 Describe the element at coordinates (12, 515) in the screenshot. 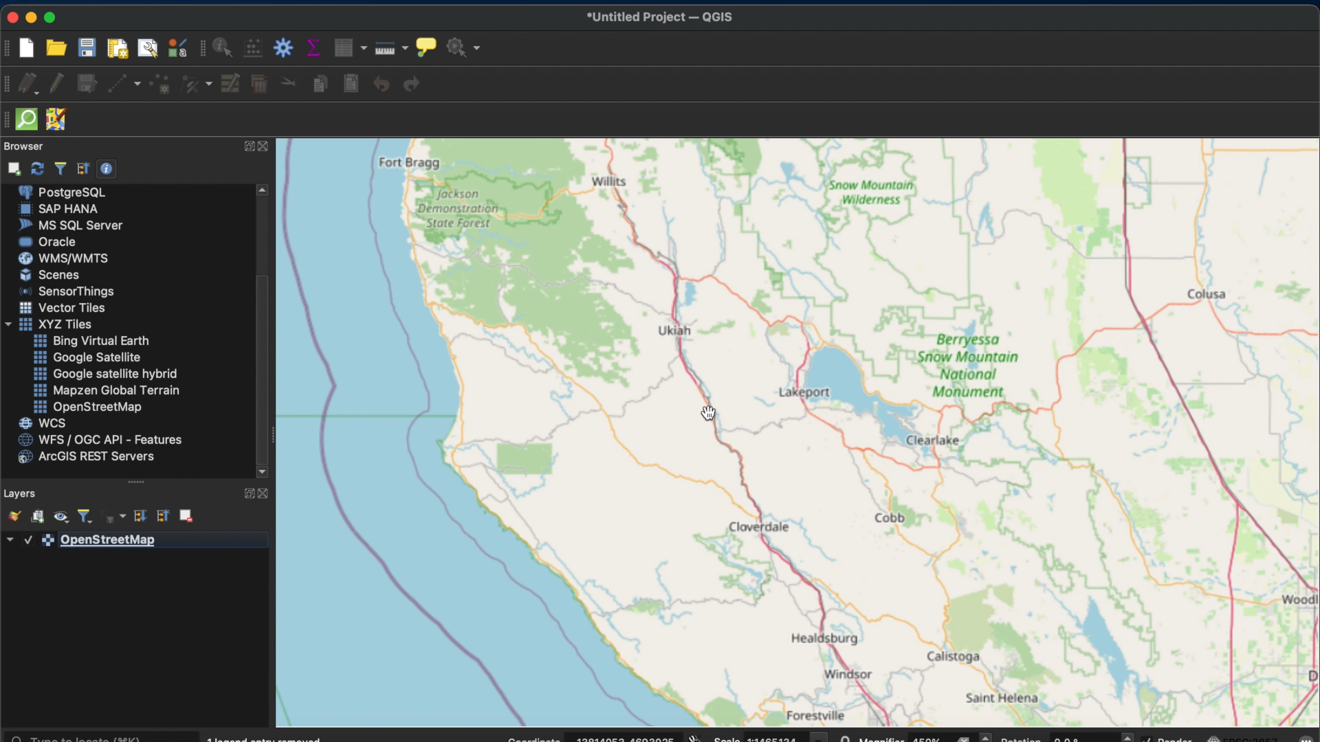

I see `open  layer styling panel` at that location.